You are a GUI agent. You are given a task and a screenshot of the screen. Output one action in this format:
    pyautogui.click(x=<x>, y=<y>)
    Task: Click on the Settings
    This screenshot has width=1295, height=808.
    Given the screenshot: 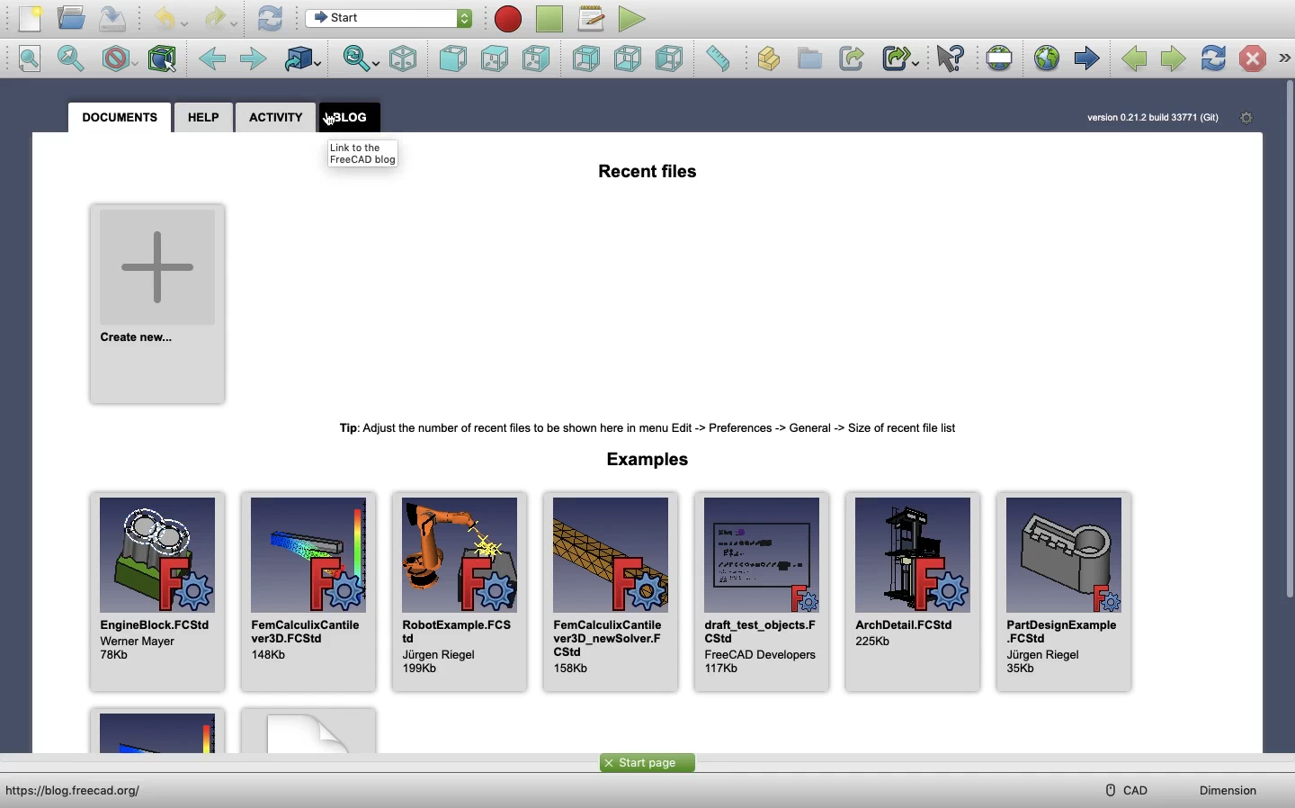 What is the action you would take?
    pyautogui.click(x=1247, y=120)
    